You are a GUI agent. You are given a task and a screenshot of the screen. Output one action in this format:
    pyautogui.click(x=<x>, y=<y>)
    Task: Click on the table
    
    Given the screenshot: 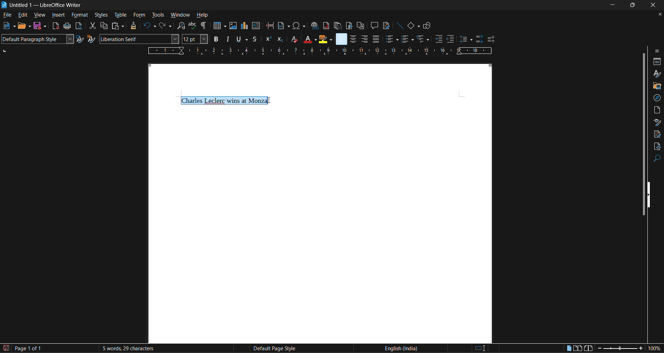 What is the action you would take?
    pyautogui.click(x=120, y=15)
    